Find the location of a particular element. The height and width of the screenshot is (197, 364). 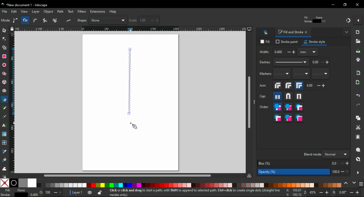

pencil is located at coordinates (5, 108).